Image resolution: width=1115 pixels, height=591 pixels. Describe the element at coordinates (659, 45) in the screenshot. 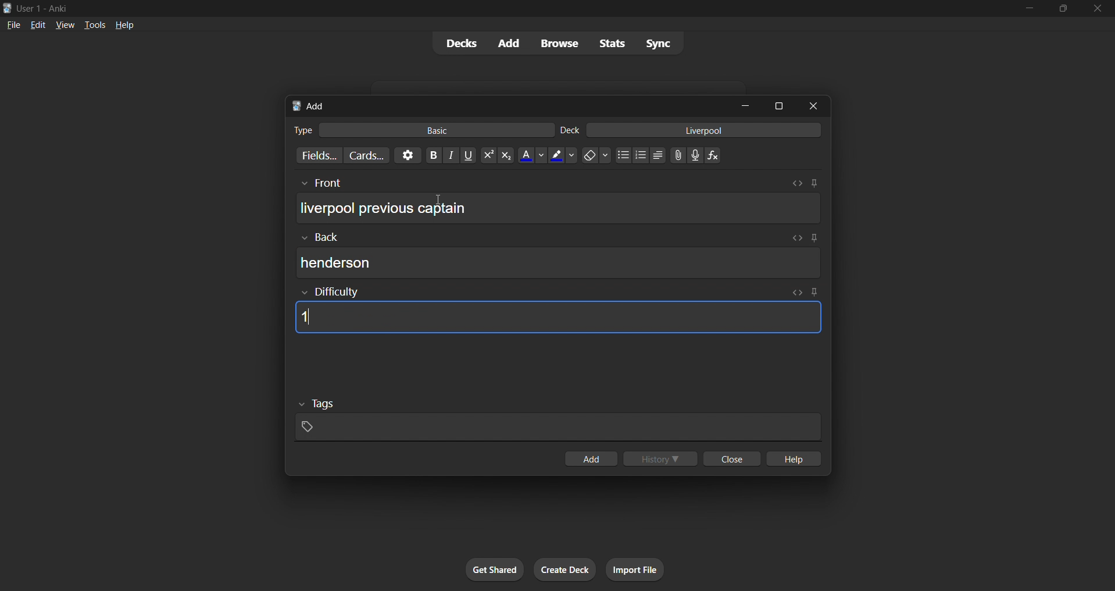

I see `sync` at that location.